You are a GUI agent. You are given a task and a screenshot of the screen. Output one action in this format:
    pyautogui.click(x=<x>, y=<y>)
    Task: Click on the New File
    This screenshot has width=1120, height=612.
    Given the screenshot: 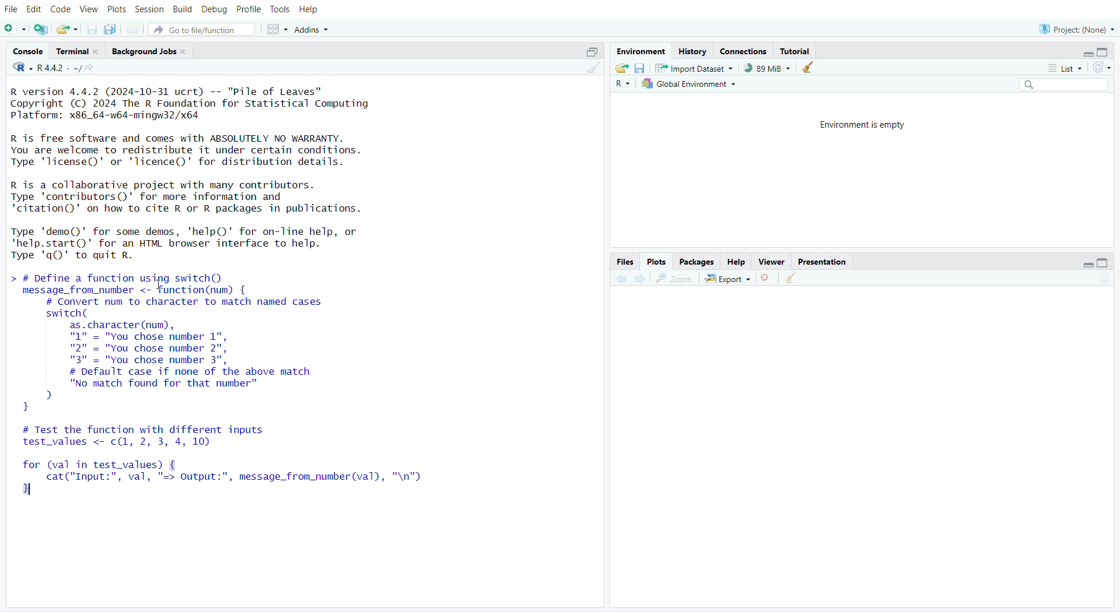 What is the action you would take?
    pyautogui.click(x=16, y=29)
    